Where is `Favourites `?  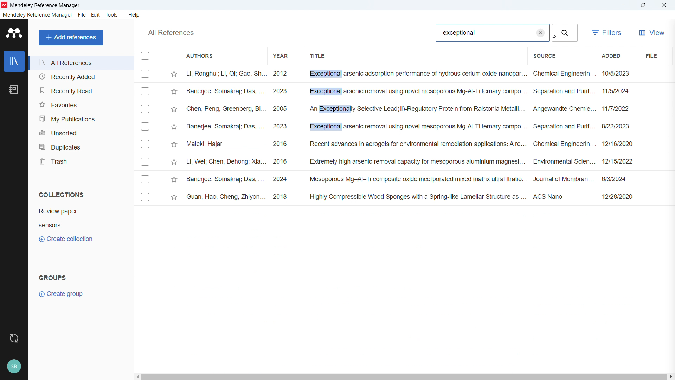 Favourites  is located at coordinates (81, 104).